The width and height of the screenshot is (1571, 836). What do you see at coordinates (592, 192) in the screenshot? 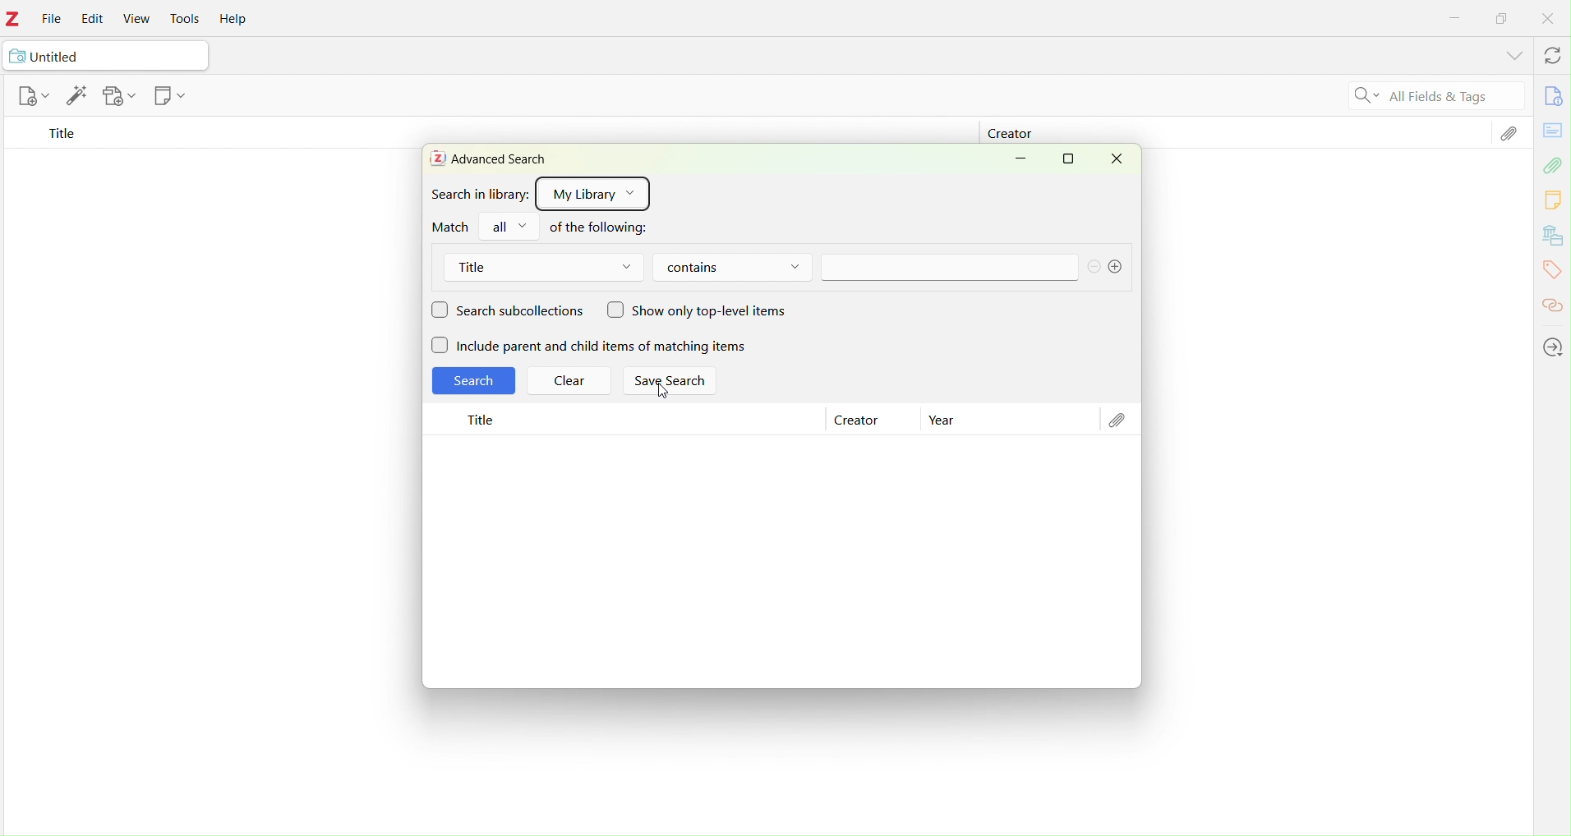
I see `My library` at bounding box center [592, 192].